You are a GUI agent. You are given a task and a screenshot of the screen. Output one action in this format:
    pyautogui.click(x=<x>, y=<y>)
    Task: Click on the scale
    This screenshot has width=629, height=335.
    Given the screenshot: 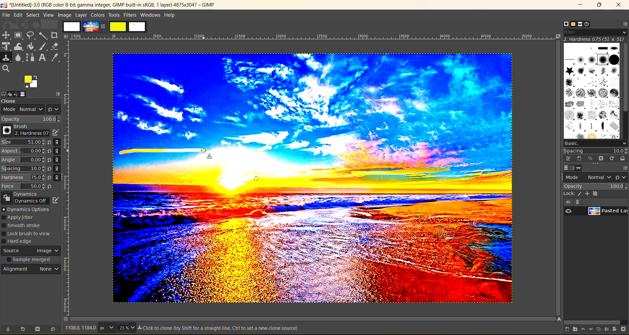 What is the action you would take?
    pyautogui.click(x=6, y=47)
    